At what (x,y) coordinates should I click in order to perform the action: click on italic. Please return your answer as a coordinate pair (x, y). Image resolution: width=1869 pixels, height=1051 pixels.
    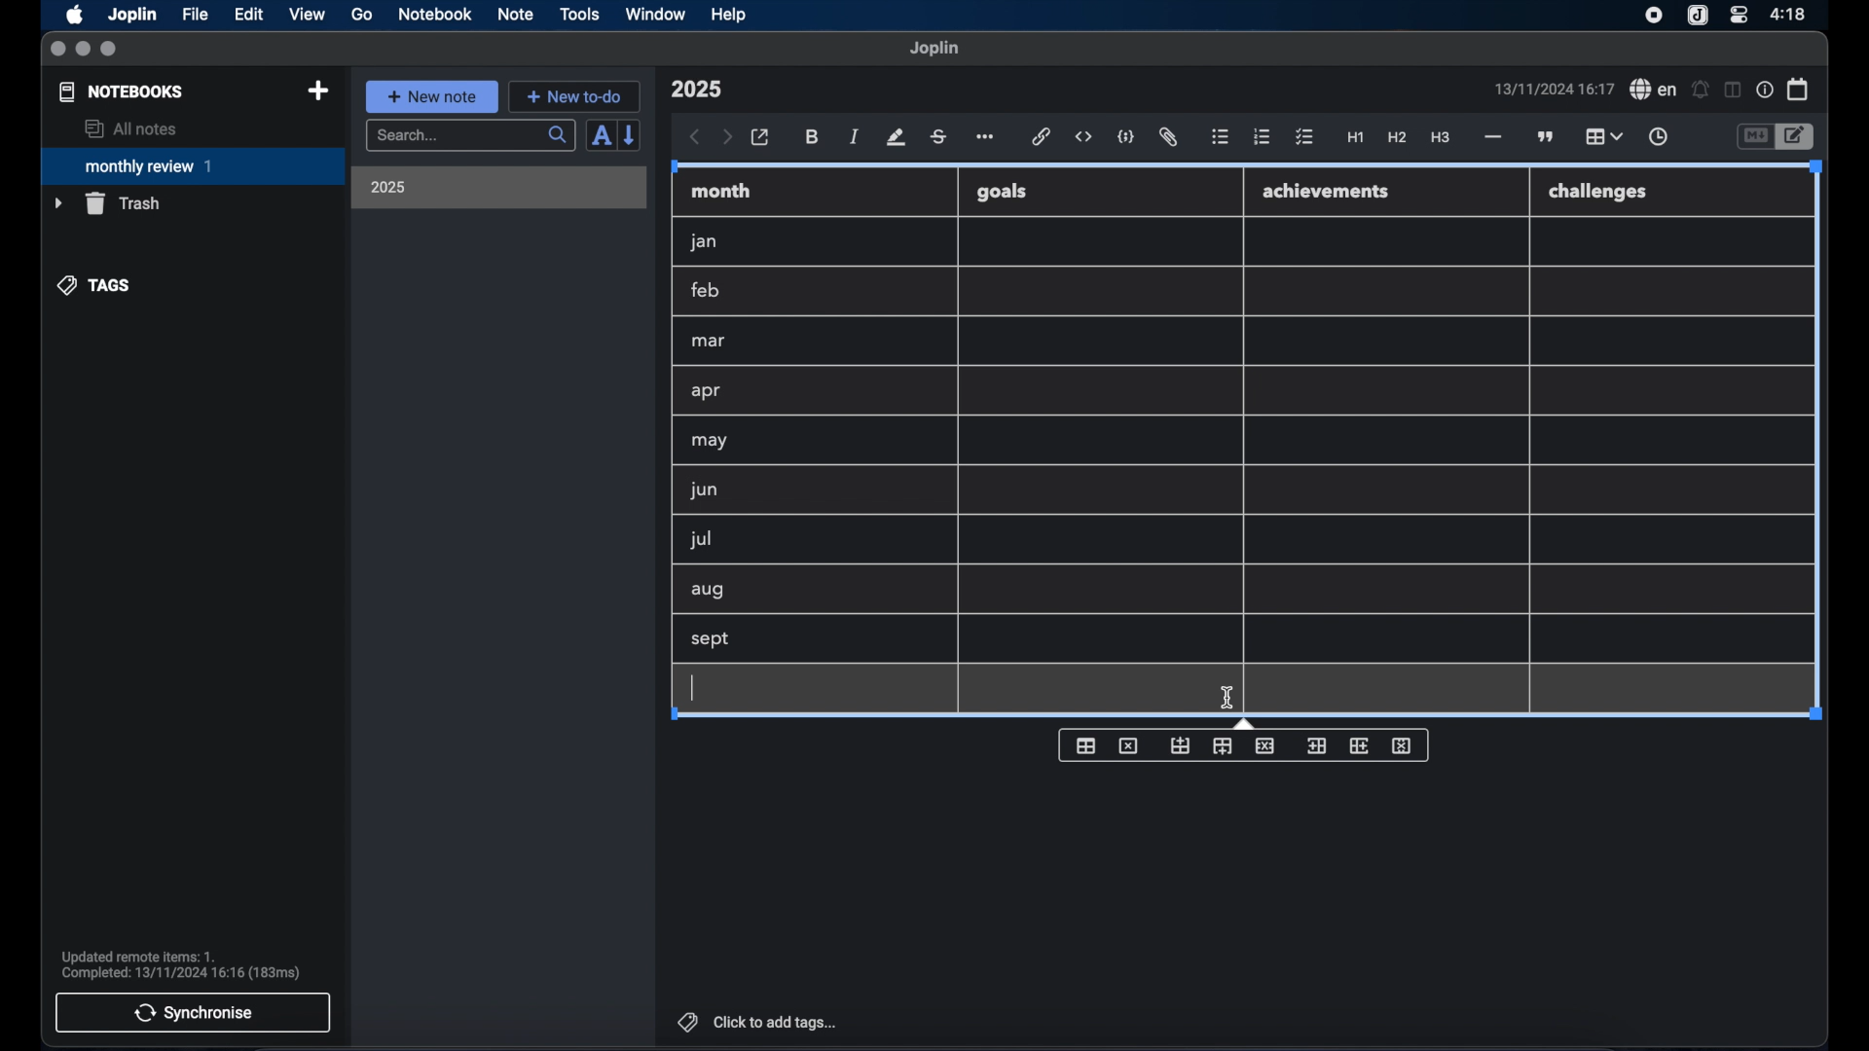
    Looking at the image, I should click on (855, 136).